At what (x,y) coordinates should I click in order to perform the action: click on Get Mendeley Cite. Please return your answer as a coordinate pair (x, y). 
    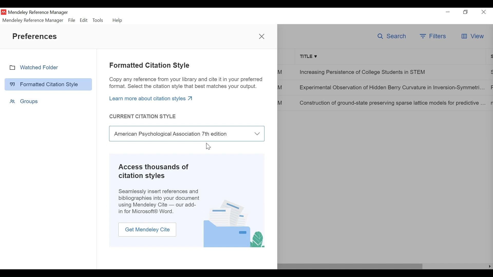
    Looking at the image, I should click on (148, 230).